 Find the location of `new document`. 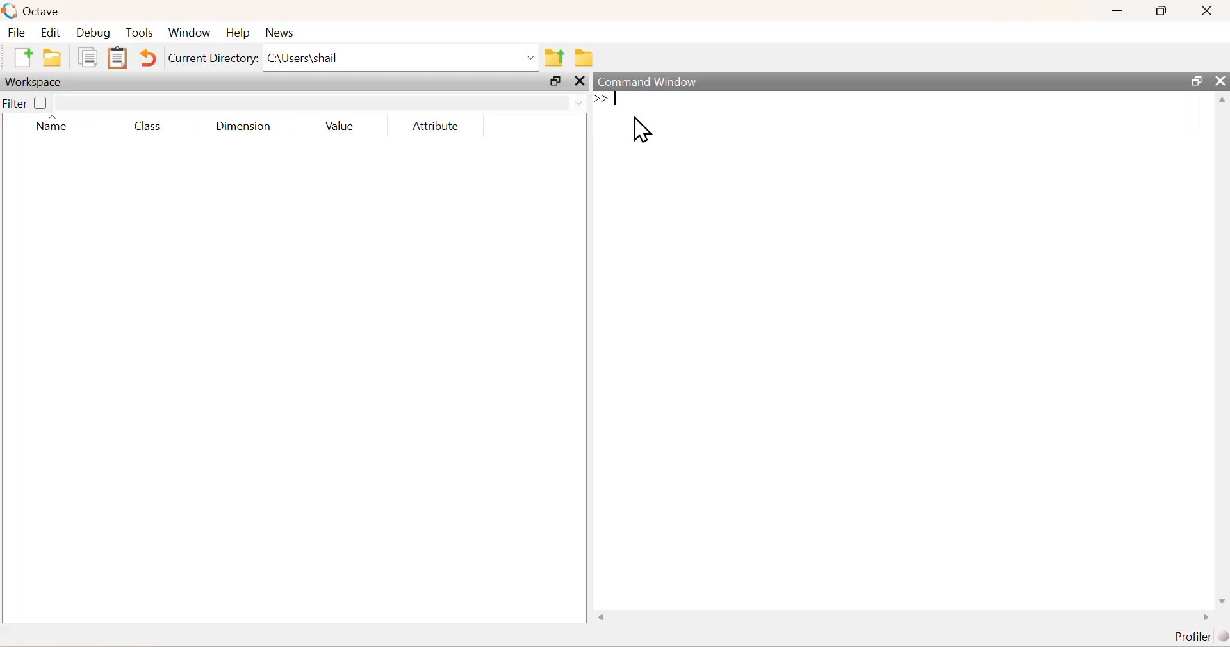

new document is located at coordinates (23, 58).